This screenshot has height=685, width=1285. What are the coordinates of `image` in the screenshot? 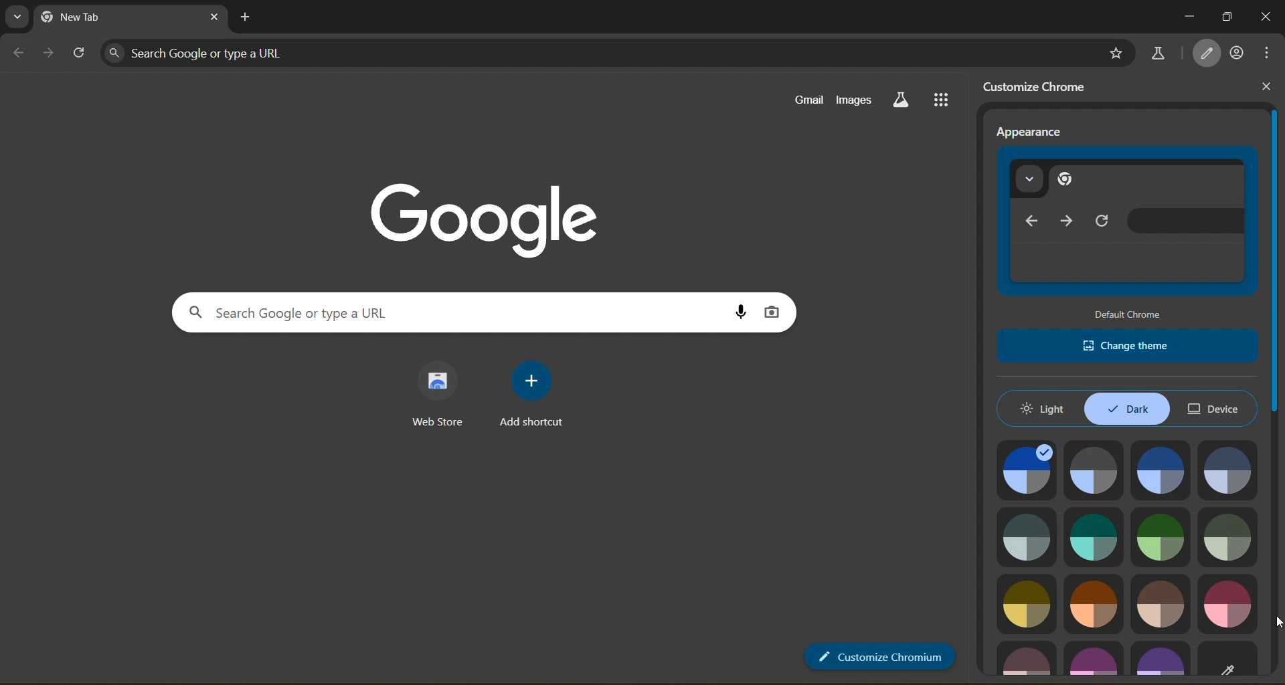 It's located at (1094, 472).